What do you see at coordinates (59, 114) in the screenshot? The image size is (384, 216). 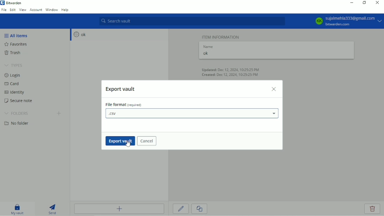 I see `Create folder` at bounding box center [59, 114].